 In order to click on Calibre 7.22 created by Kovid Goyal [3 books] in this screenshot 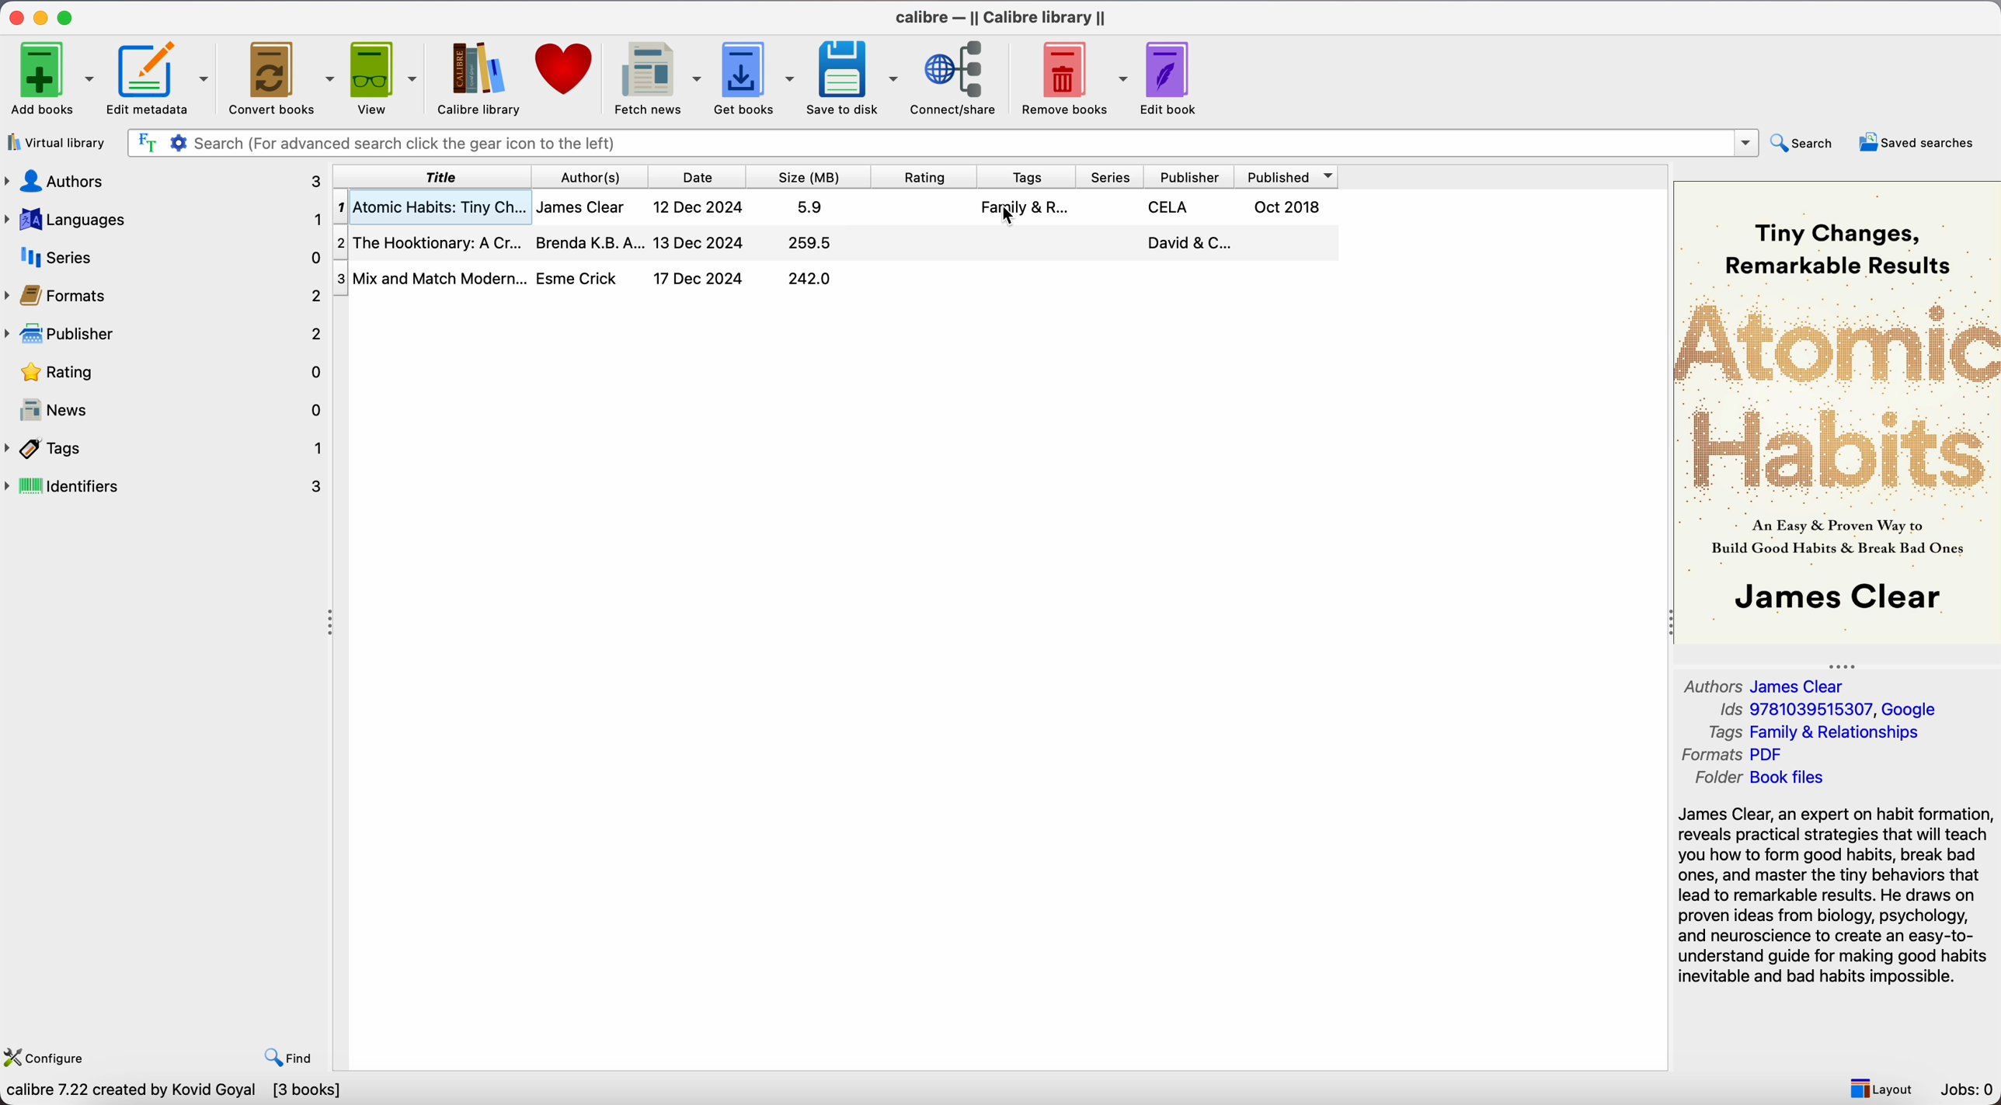, I will do `click(172, 1093)`.